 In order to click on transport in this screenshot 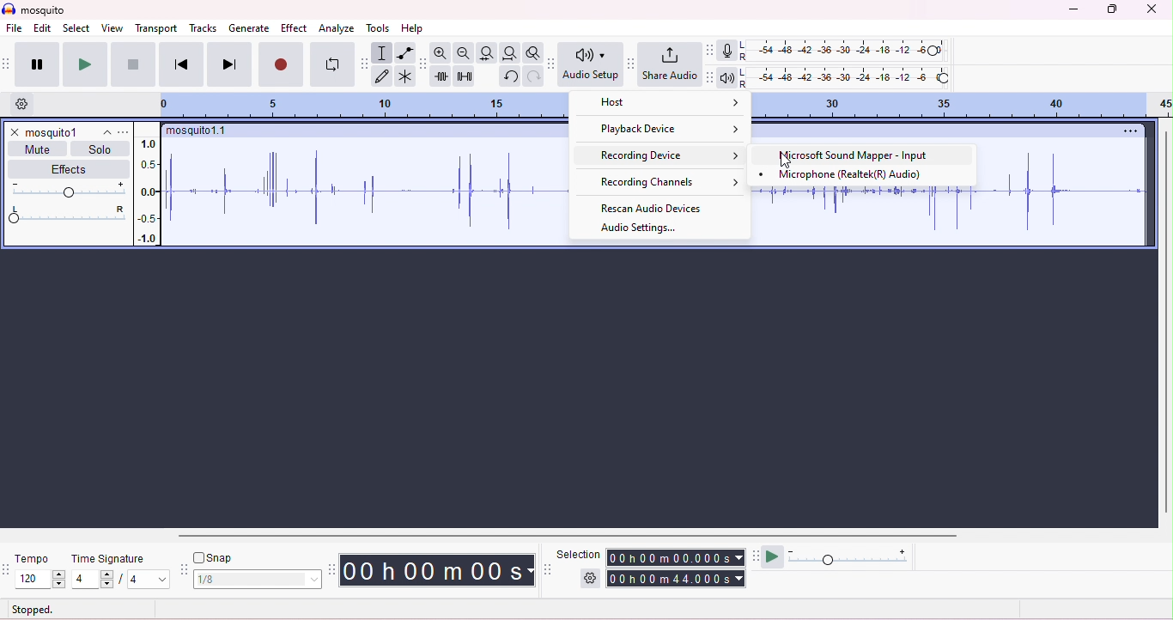, I will do `click(158, 28)`.